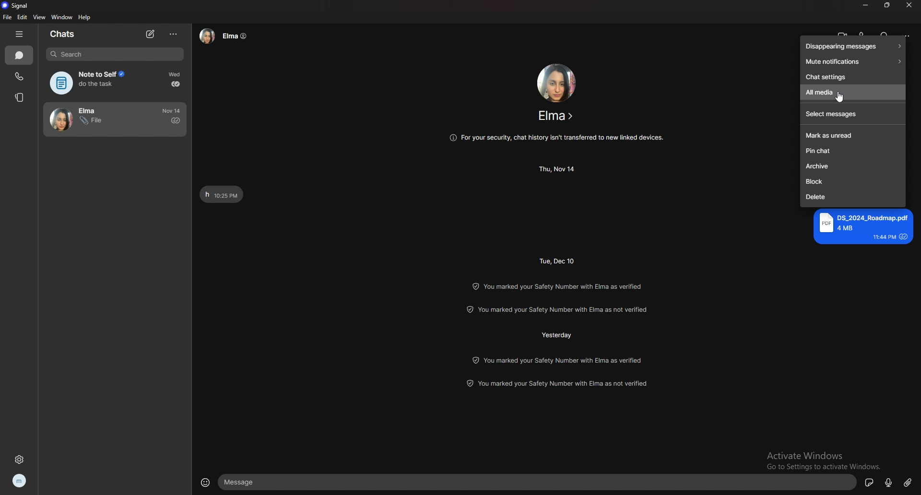 The width and height of the screenshot is (921, 495). What do you see at coordinates (64, 35) in the screenshot?
I see `chats` at bounding box center [64, 35].